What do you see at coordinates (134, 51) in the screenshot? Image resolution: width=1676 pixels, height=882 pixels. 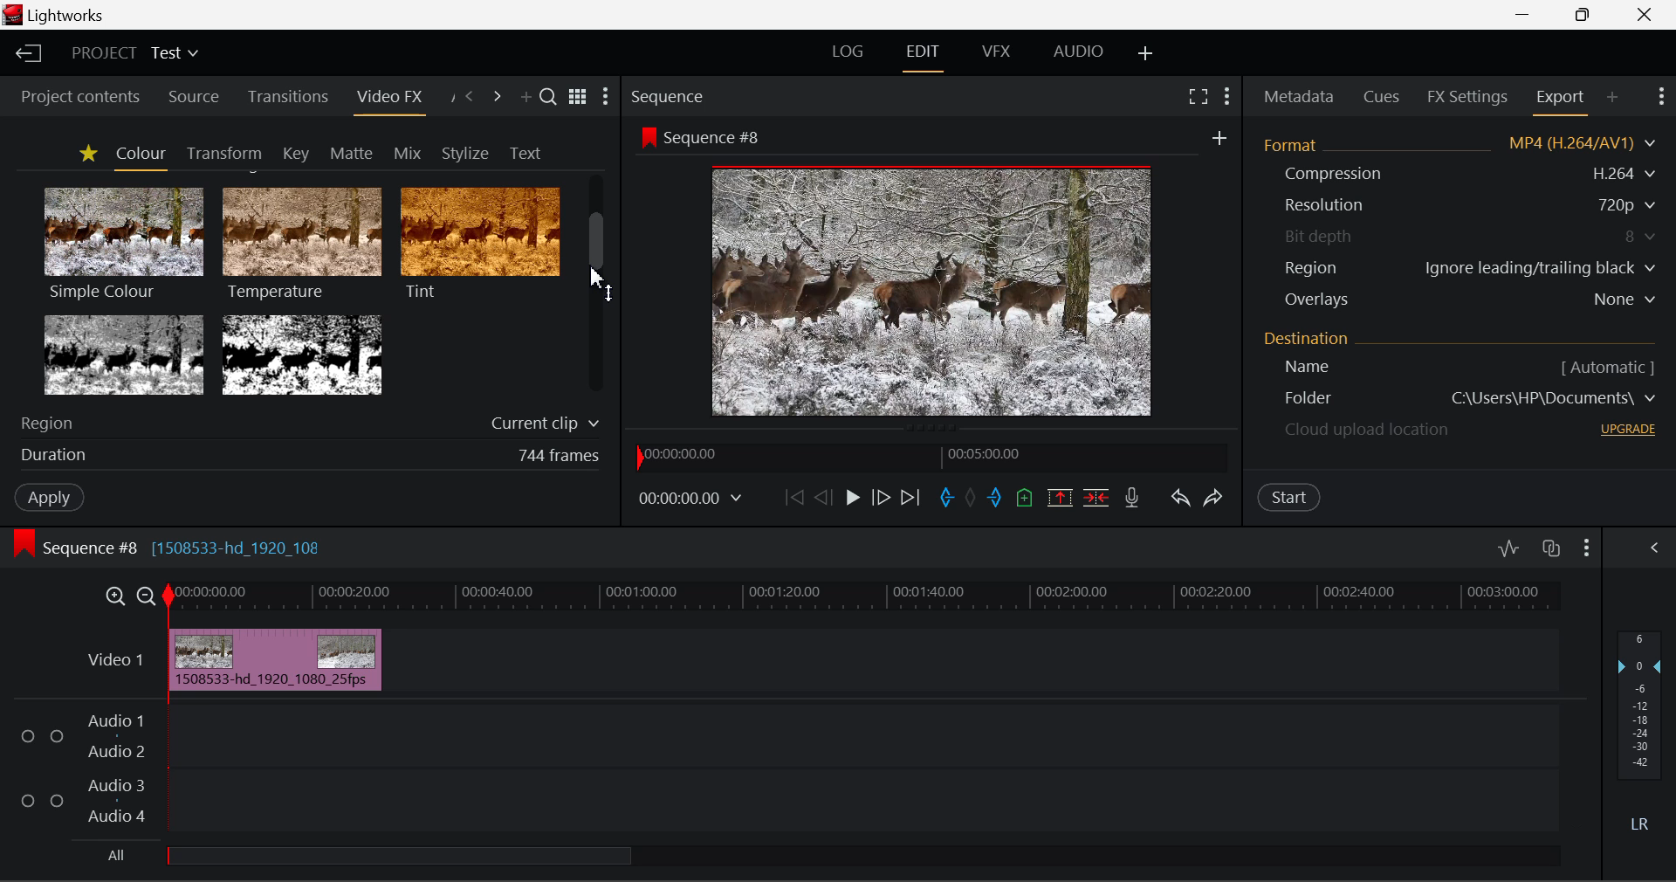 I see `Project Title` at bounding box center [134, 51].